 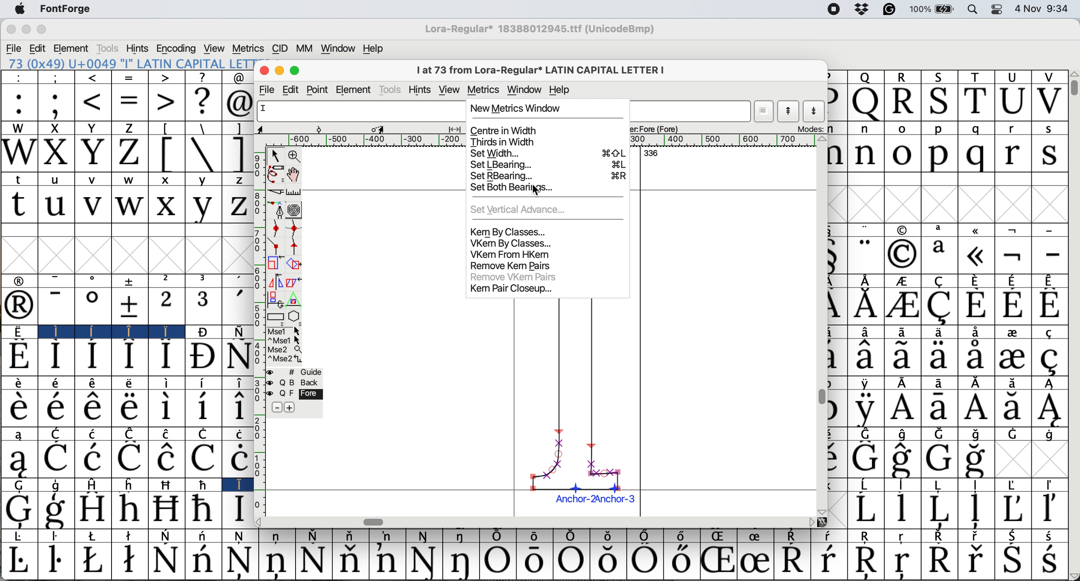 I want to click on Symbol, so click(x=166, y=356).